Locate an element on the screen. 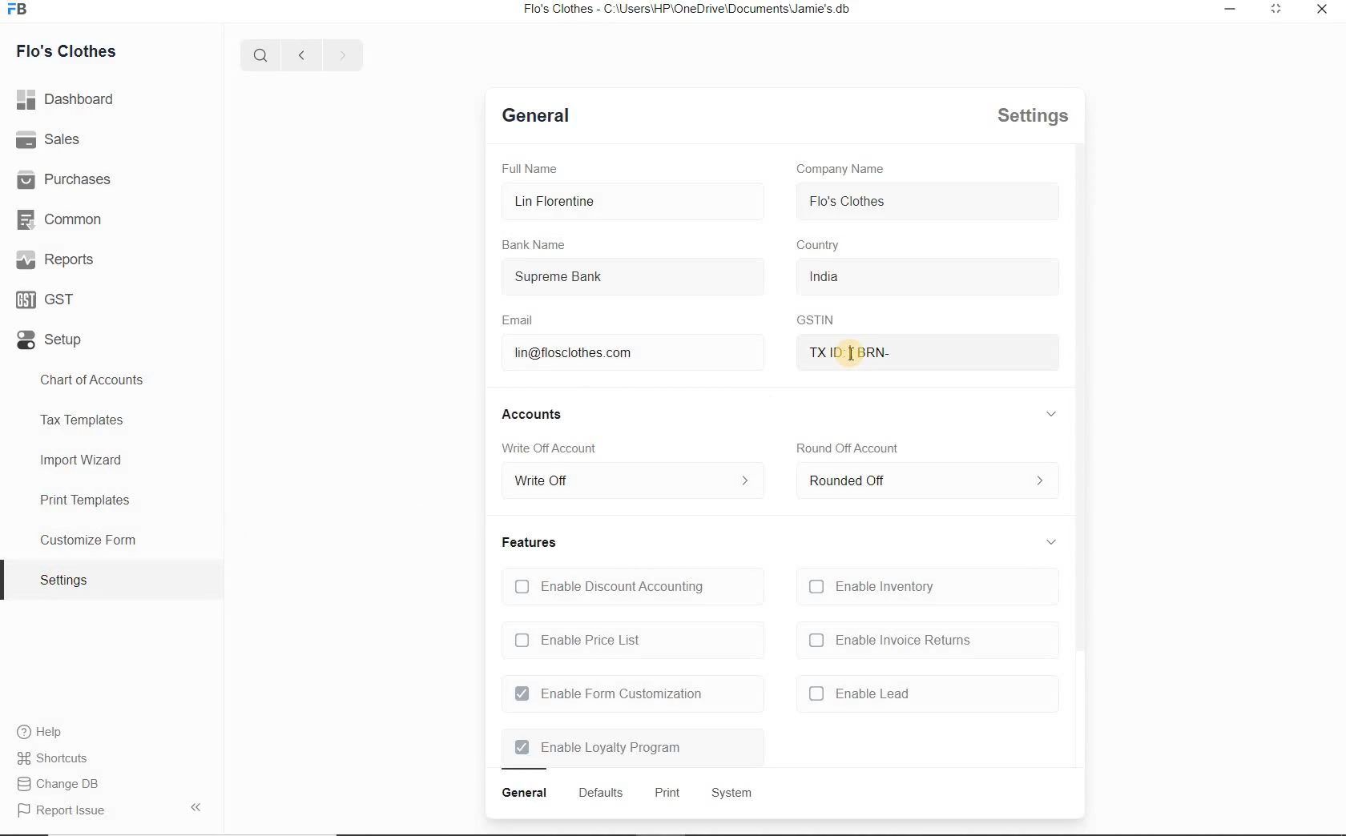 The image size is (1346, 836). Company Name is located at coordinates (841, 169).